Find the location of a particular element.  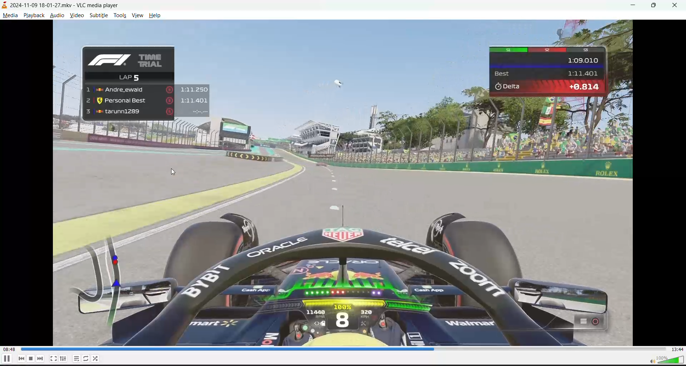

audio is located at coordinates (56, 15).